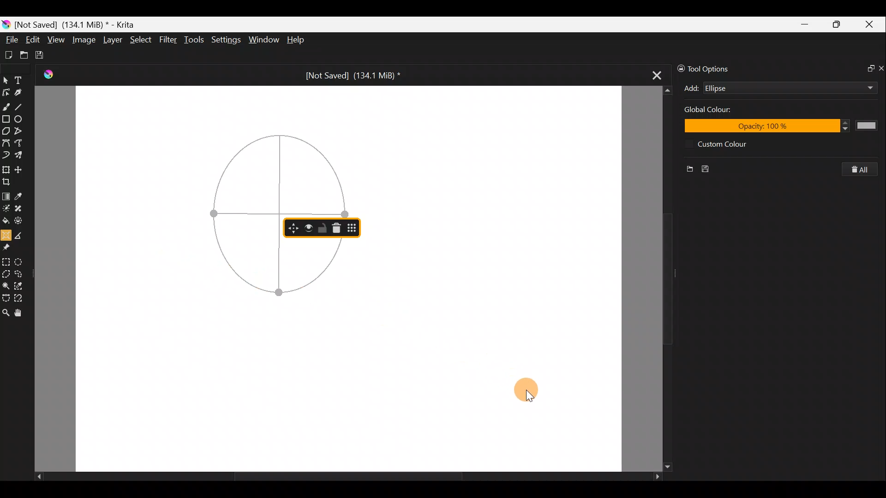 The height and width of the screenshot is (498, 886). What do you see at coordinates (6, 168) in the screenshot?
I see `Transform a layer/selection` at bounding box center [6, 168].